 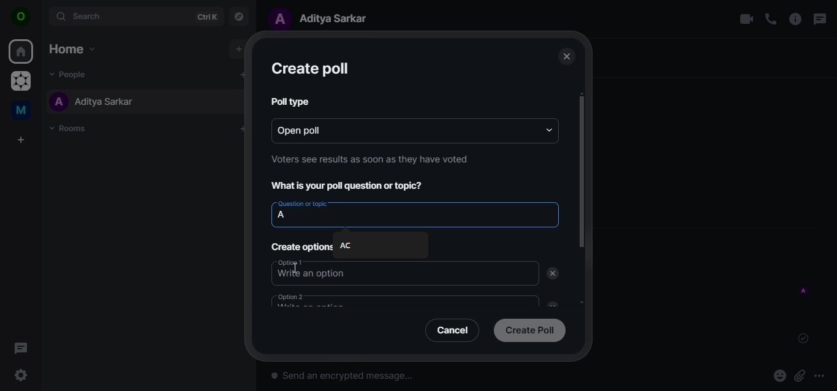 What do you see at coordinates (72, 129) in the screenshot?
I see `rooms` at bounding box center [72, 129].